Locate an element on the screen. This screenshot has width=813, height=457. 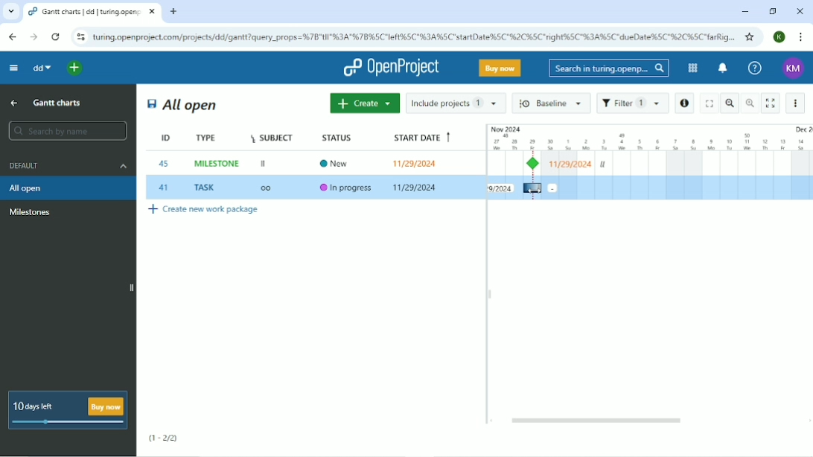
11/29/2024 is located at coordinates (416, 188).